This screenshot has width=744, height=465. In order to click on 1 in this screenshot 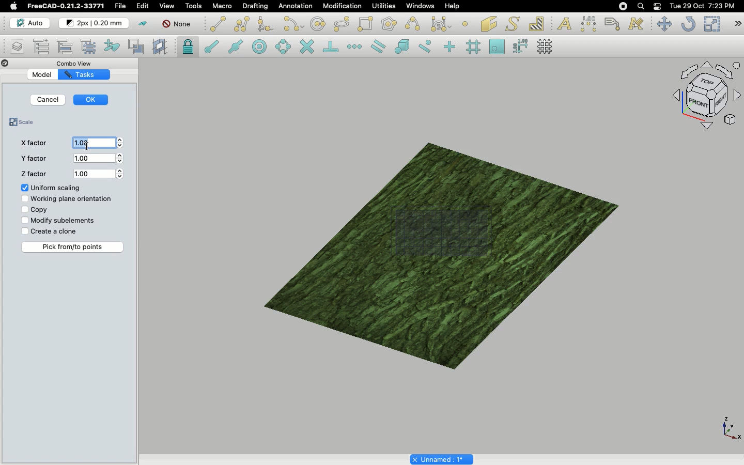, I will do `click(99, 173)`.